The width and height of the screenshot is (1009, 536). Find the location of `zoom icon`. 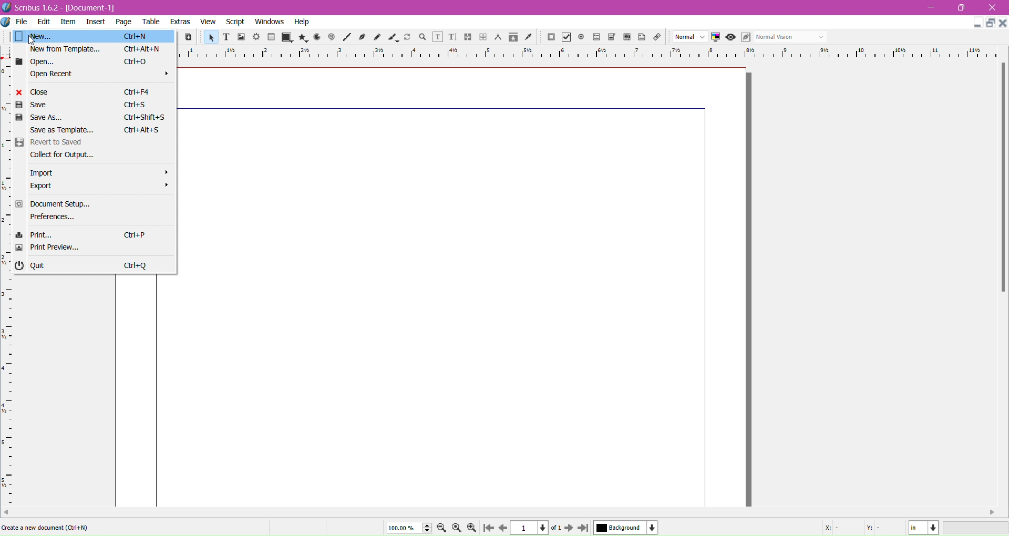

zoom icon is located at coordinates (475, 528).